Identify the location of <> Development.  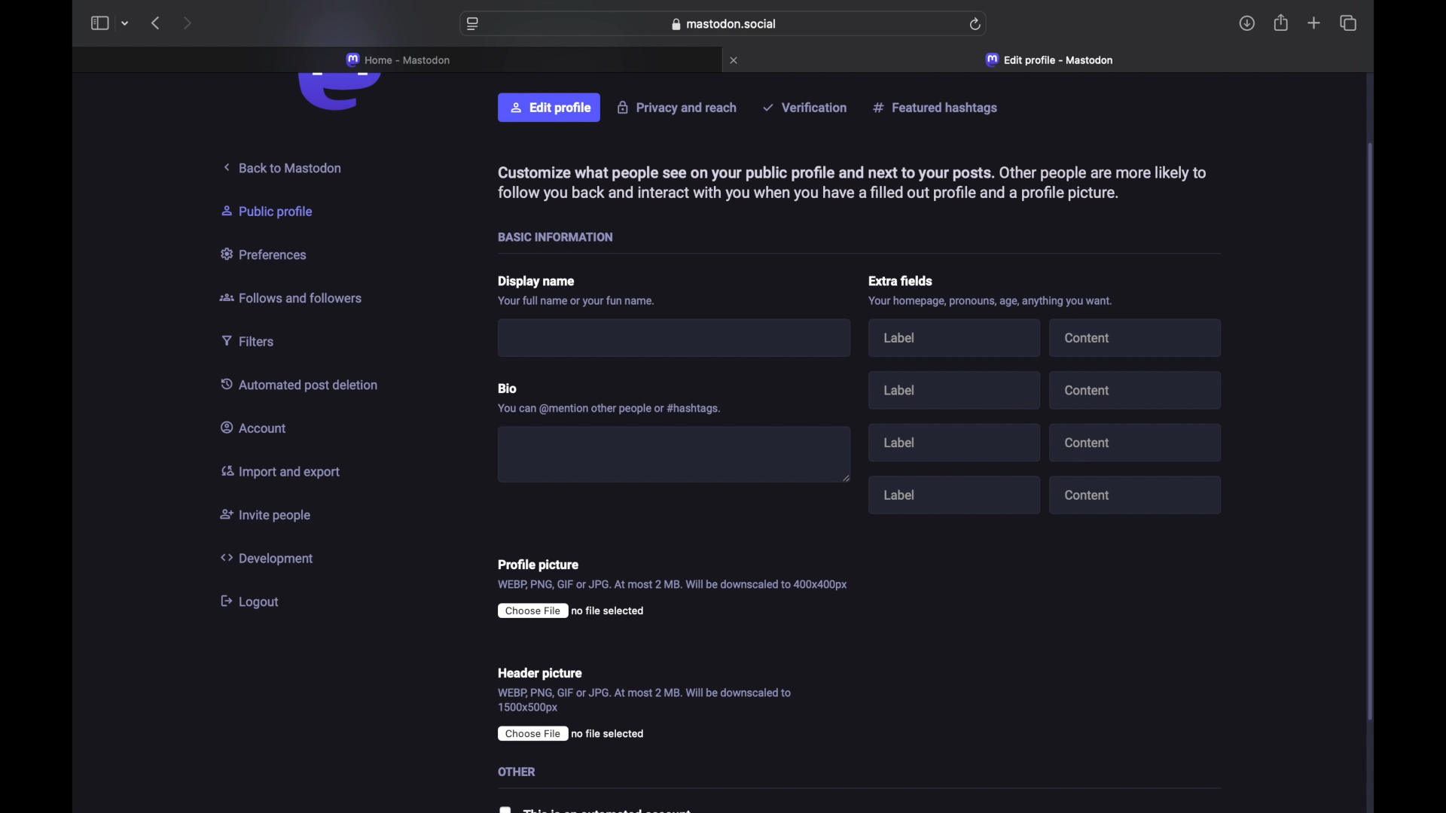
(269, 556).